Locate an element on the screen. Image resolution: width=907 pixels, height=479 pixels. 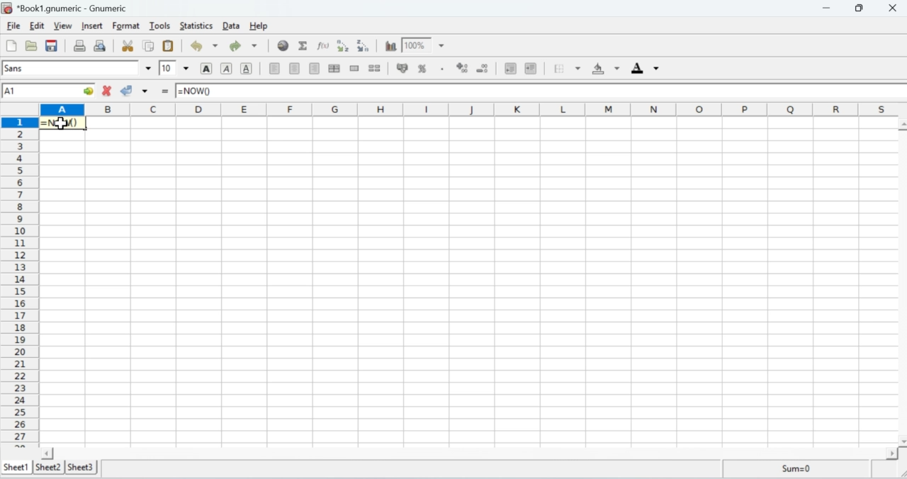
Centre horizontally in the selection is located at coordinates (336, 69).